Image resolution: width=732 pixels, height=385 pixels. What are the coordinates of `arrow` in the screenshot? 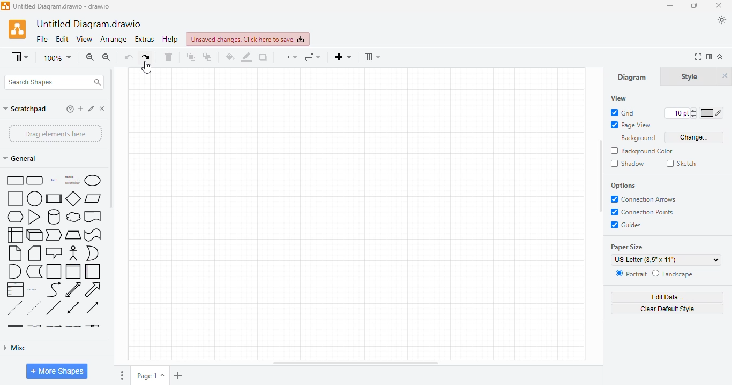 It's located at (92, 289).